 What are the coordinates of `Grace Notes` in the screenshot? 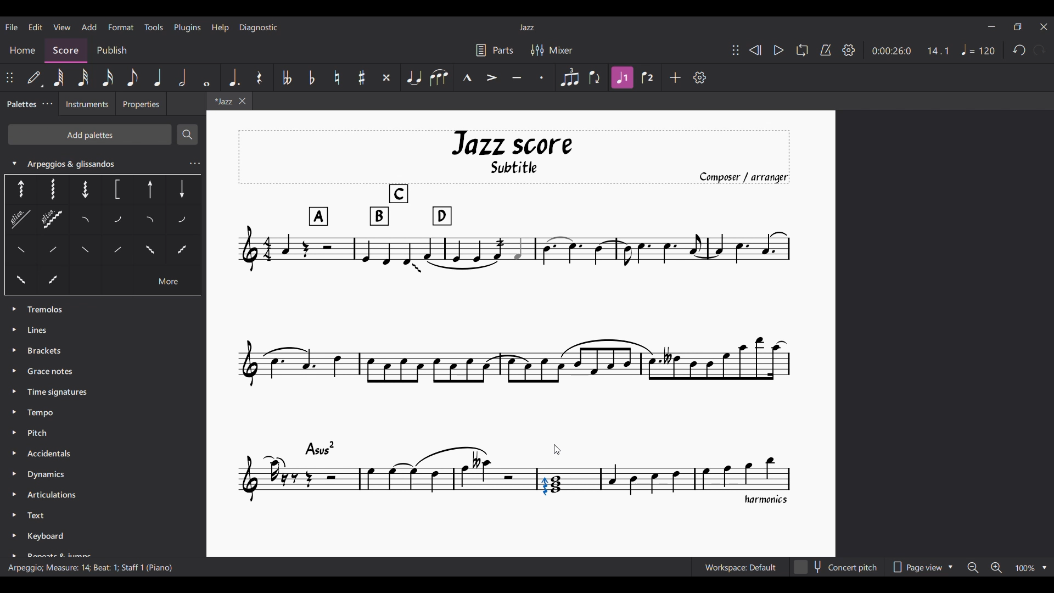 It's located at (53, 373).